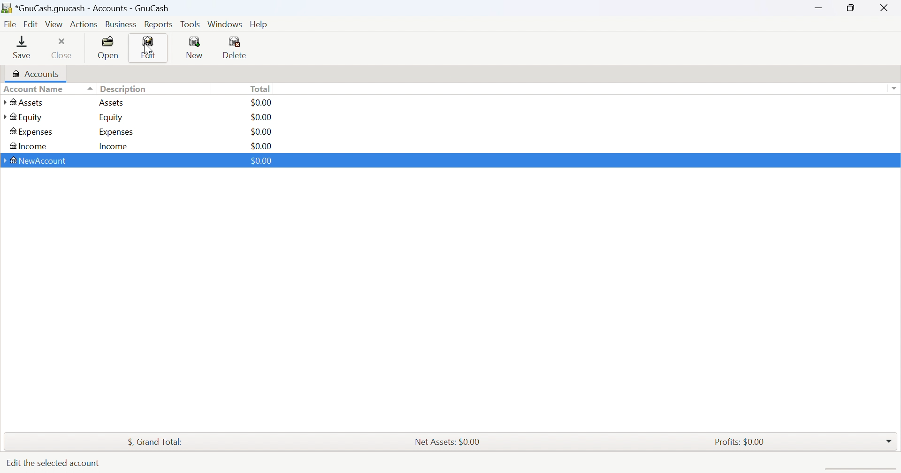 This screenshot has width=901, height=473. I want to click on Restore Down, so click(852, 7).